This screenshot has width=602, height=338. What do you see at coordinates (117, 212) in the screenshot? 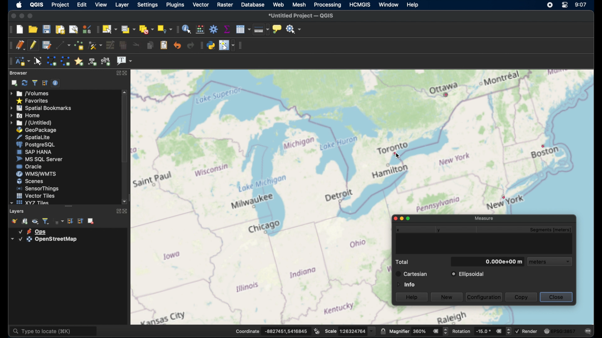
I see `maximize` at bounding box center [117, 212].